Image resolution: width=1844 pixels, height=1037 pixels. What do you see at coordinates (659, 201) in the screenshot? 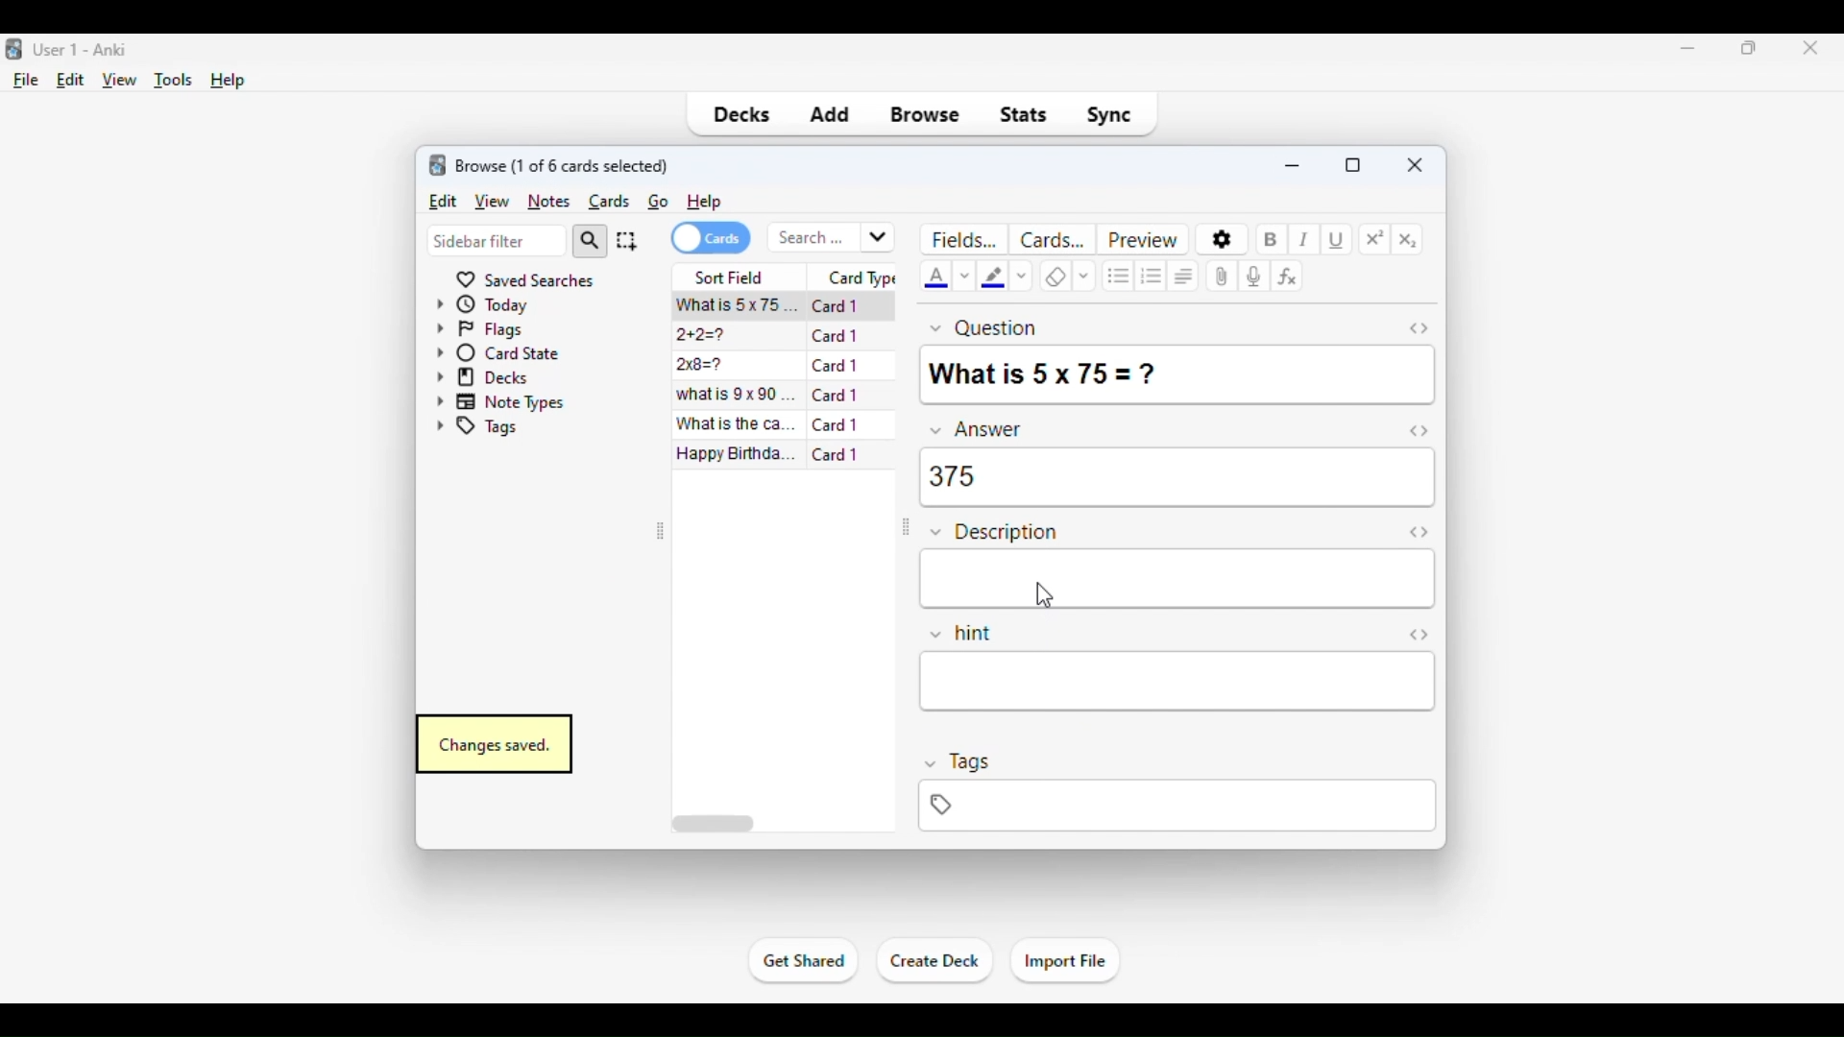
I see `go` at bounding box center [659, 201].